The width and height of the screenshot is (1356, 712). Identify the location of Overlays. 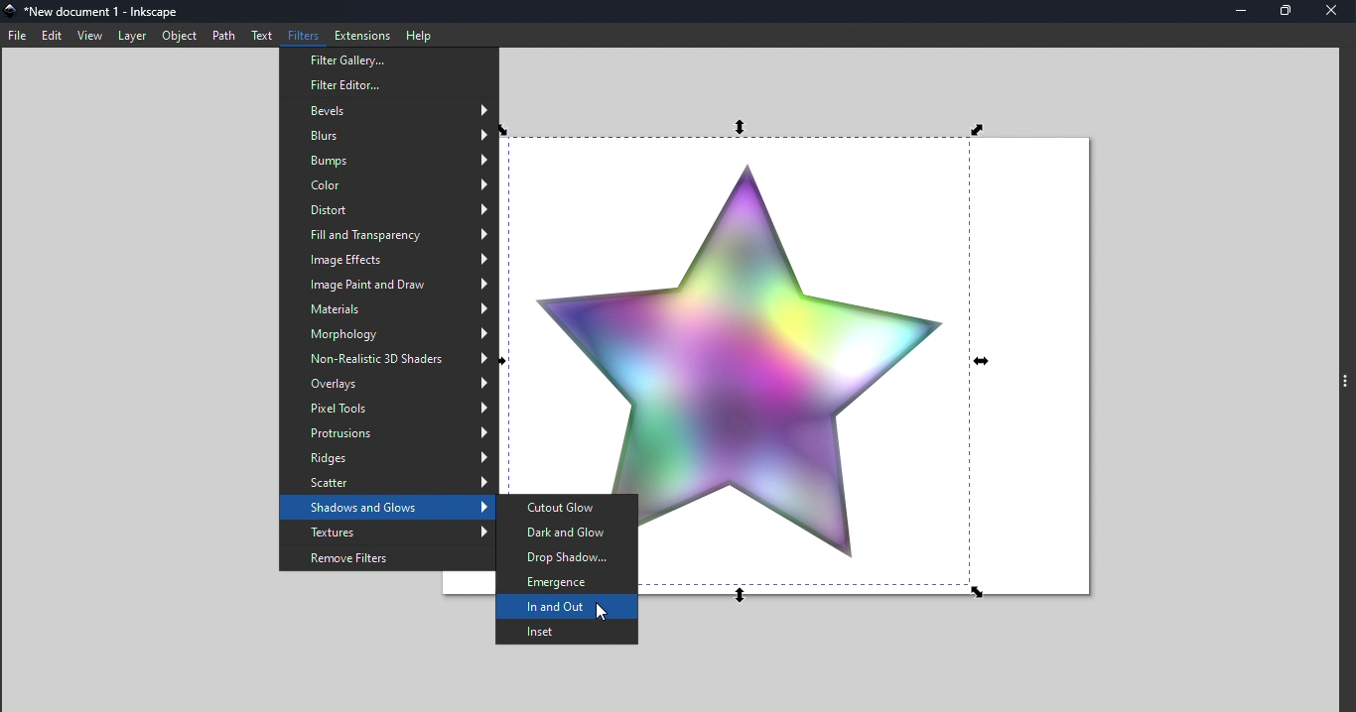
(386, 383).